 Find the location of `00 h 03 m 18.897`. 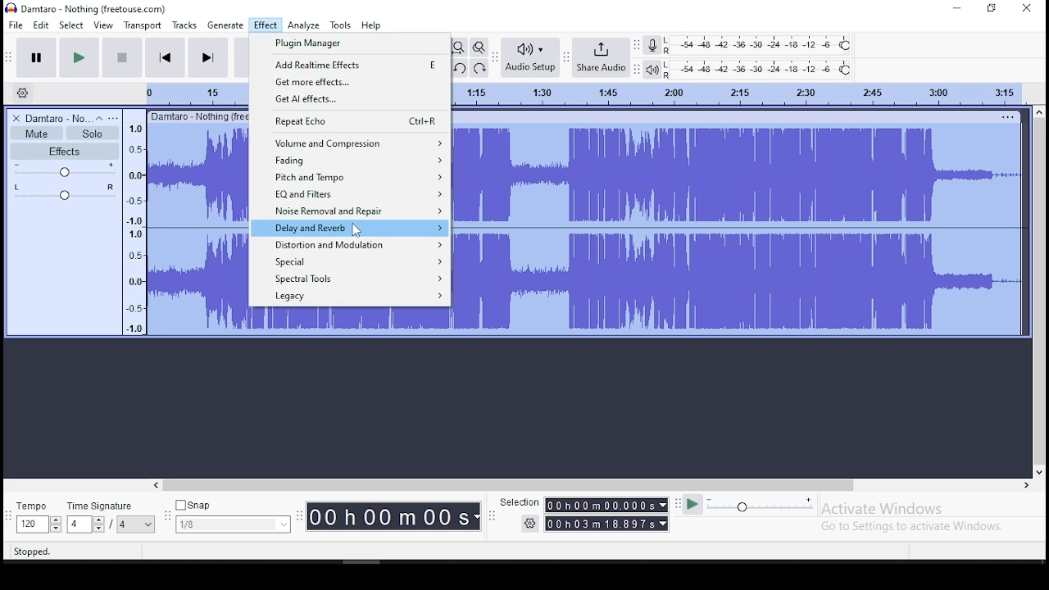

00 h 03 m 18.897 is located at coordinates (600, 524).